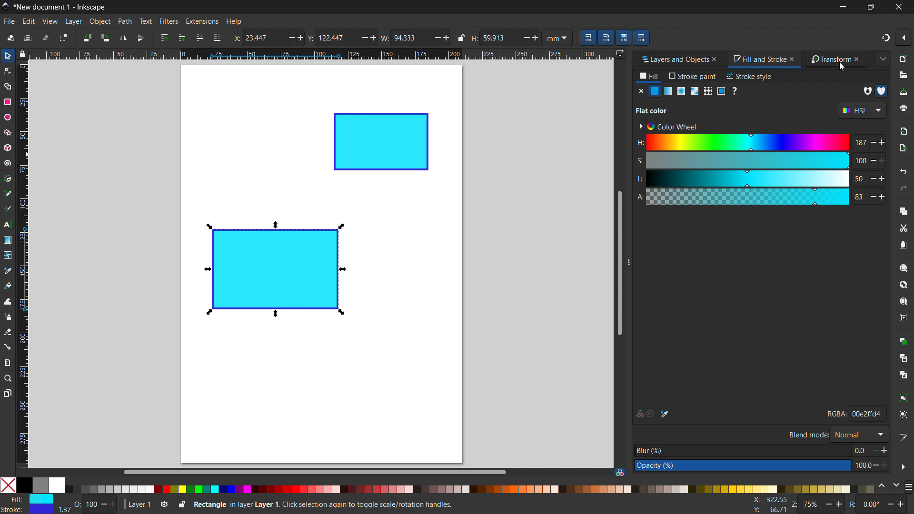 The height and width of the screenshot is (514, 914). Describe the element at coordinates (708, 91) in the screenshot. I see `pattern` at that location.